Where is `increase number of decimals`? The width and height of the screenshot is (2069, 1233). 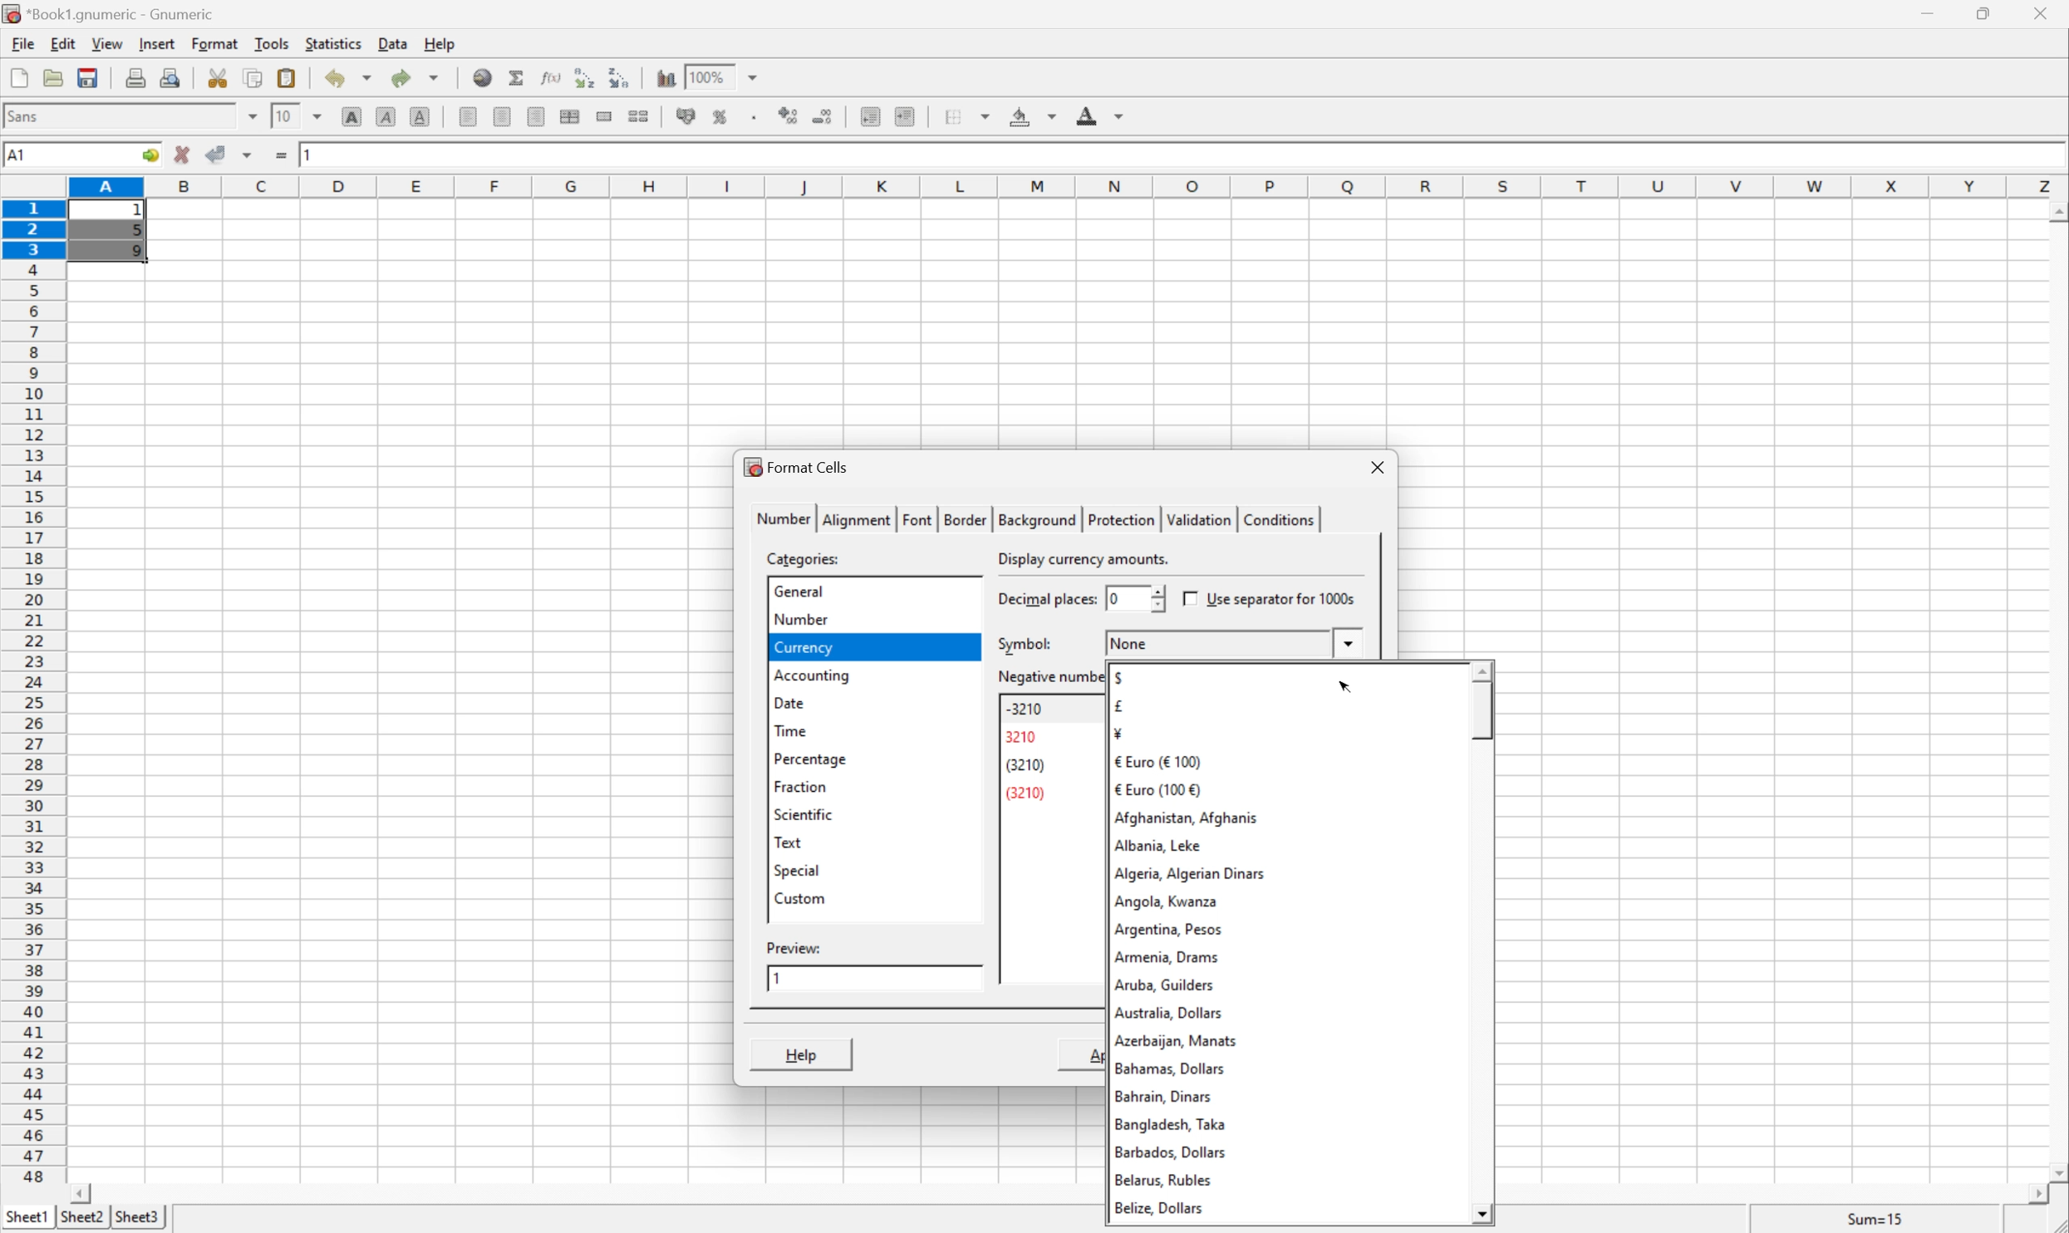 increase number of decimals is located at coordinates (789, 115).